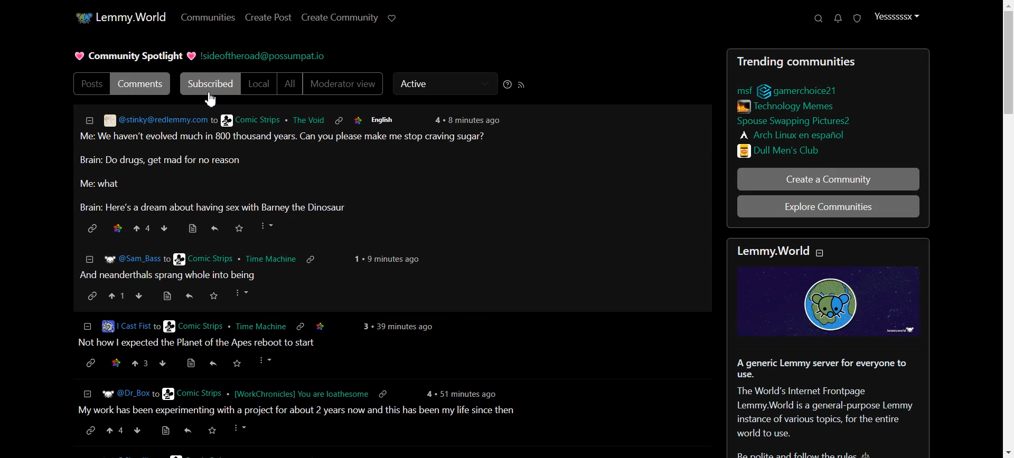 The width and height of the screenshot is (1014, 458). What do you see at coordinates (206, 343) in the screenshot?
I see `post` at bounding box center [206, 343].